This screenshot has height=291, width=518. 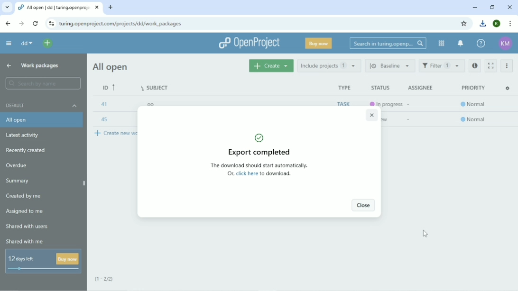 What do you see at coordinates (426, 233) in the screenshot?
I see `Cursor` at bounding box center [426, 233].